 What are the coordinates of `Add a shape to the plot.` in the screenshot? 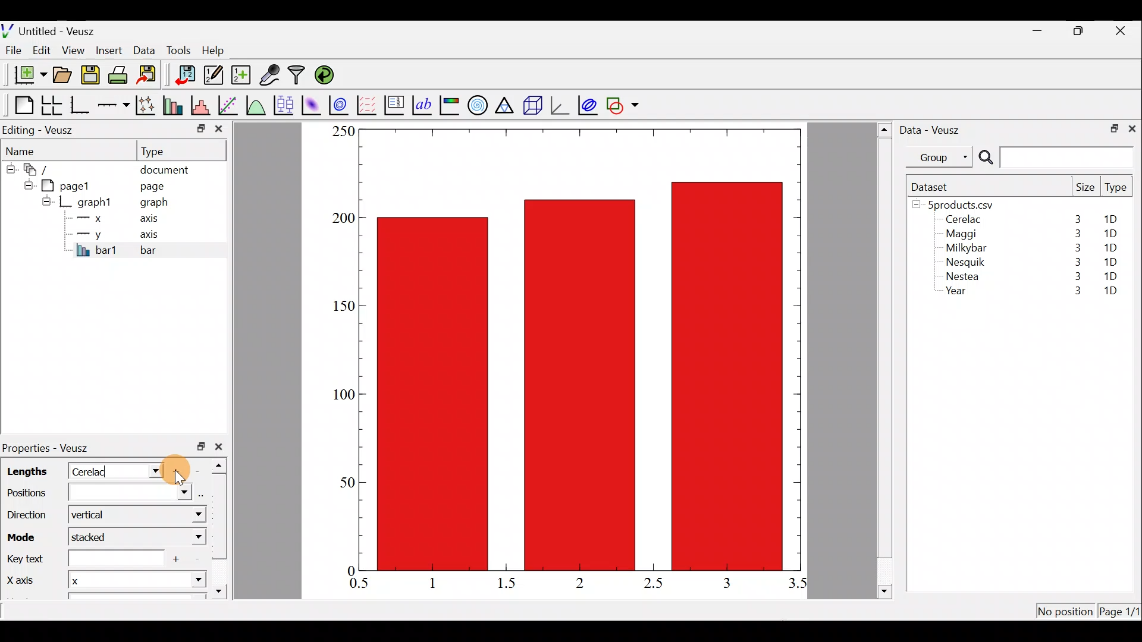 It's located at (623, 103).